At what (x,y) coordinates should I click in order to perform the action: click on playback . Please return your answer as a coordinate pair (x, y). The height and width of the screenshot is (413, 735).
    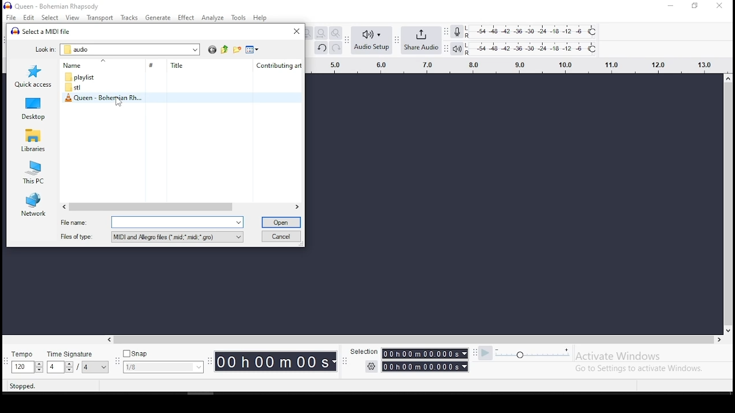
    Looking at the image, I should click on (458, 49).